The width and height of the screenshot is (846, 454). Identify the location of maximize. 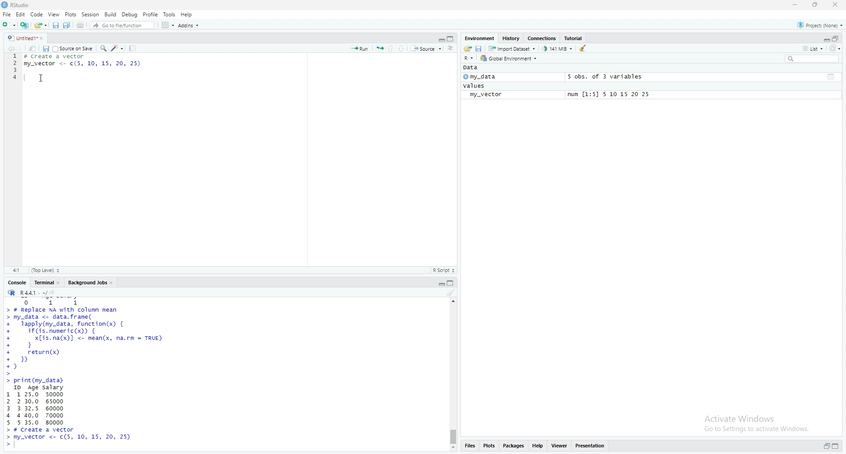
(816, 4).